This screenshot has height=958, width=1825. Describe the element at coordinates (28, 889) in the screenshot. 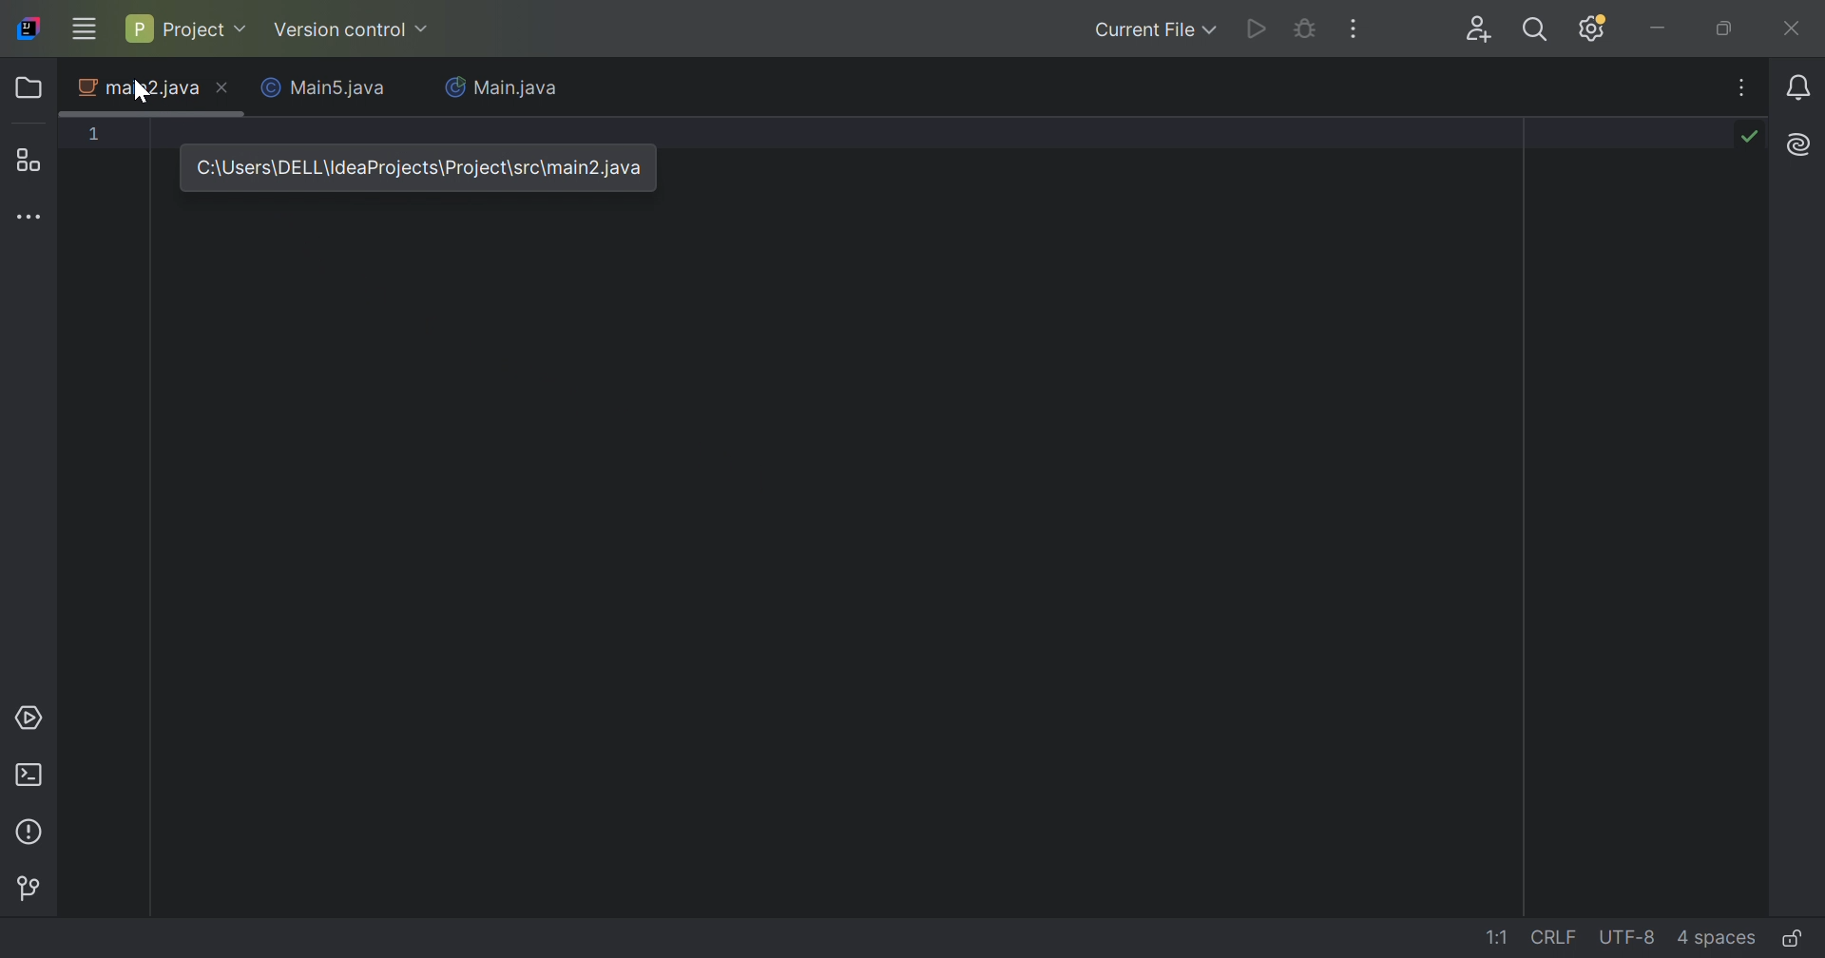

I see `` at that location.